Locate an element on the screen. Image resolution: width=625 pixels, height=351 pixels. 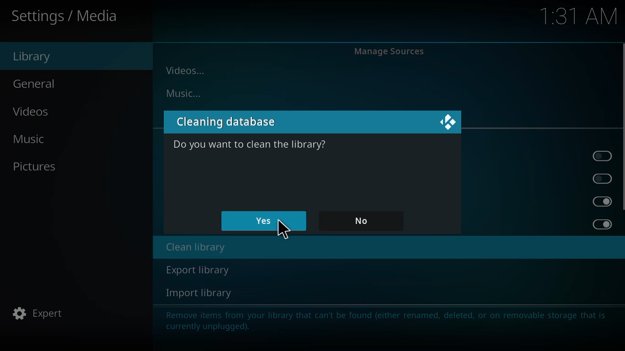
time is located at coordinates (575, 17).